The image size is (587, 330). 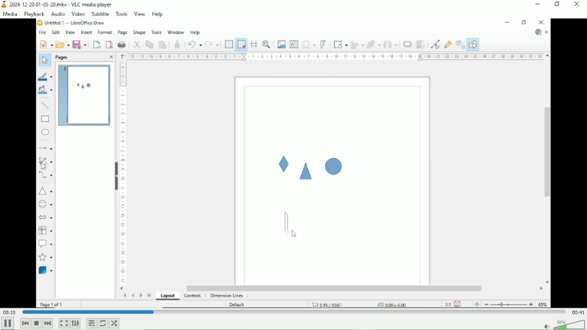 I want to click on Toggle video in fullscreen, so click(x=63, y=323).